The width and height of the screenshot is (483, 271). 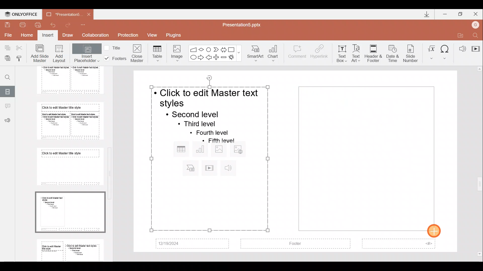 I want to click on Collaboration, so click(x=95, y=35).